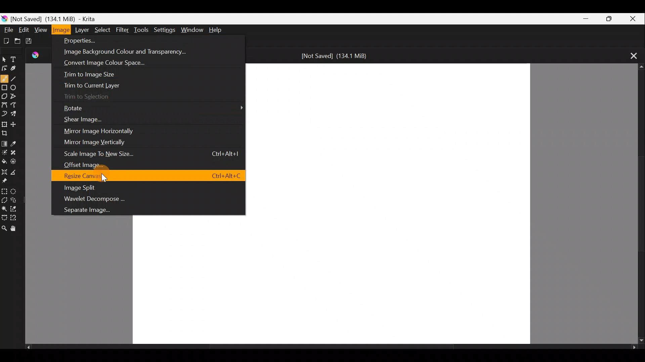 The width and height of the screenshot is (645, 362). What do you see at coordinates (15, 104) in the screenshot?
I see `Freehand path tool` at bounding box center [15, 104].